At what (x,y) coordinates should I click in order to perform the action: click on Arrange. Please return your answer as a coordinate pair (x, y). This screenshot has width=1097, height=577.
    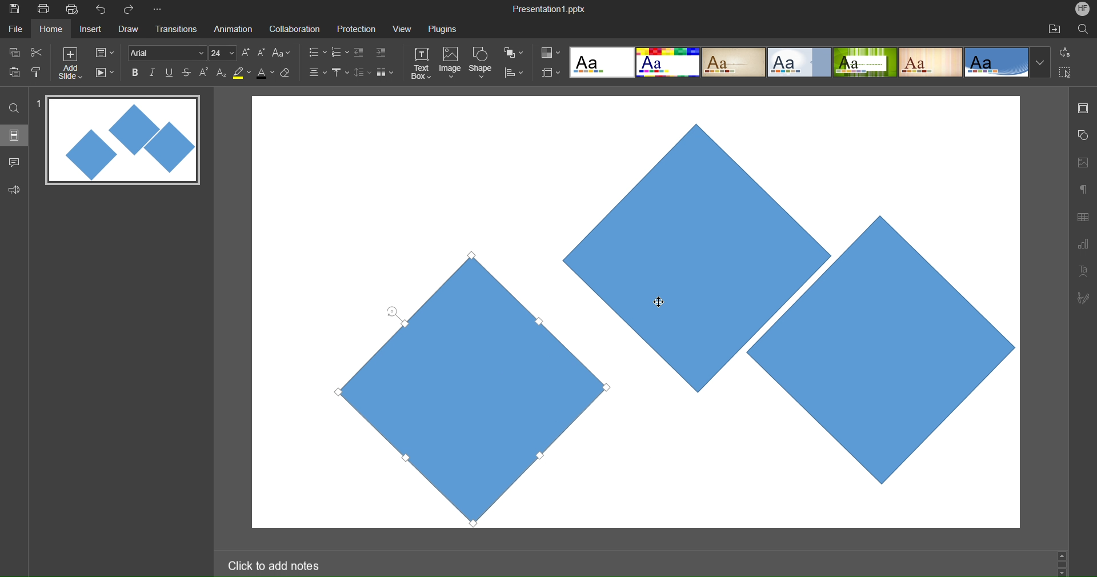
    Looking at the image, I should click on (514, 53).